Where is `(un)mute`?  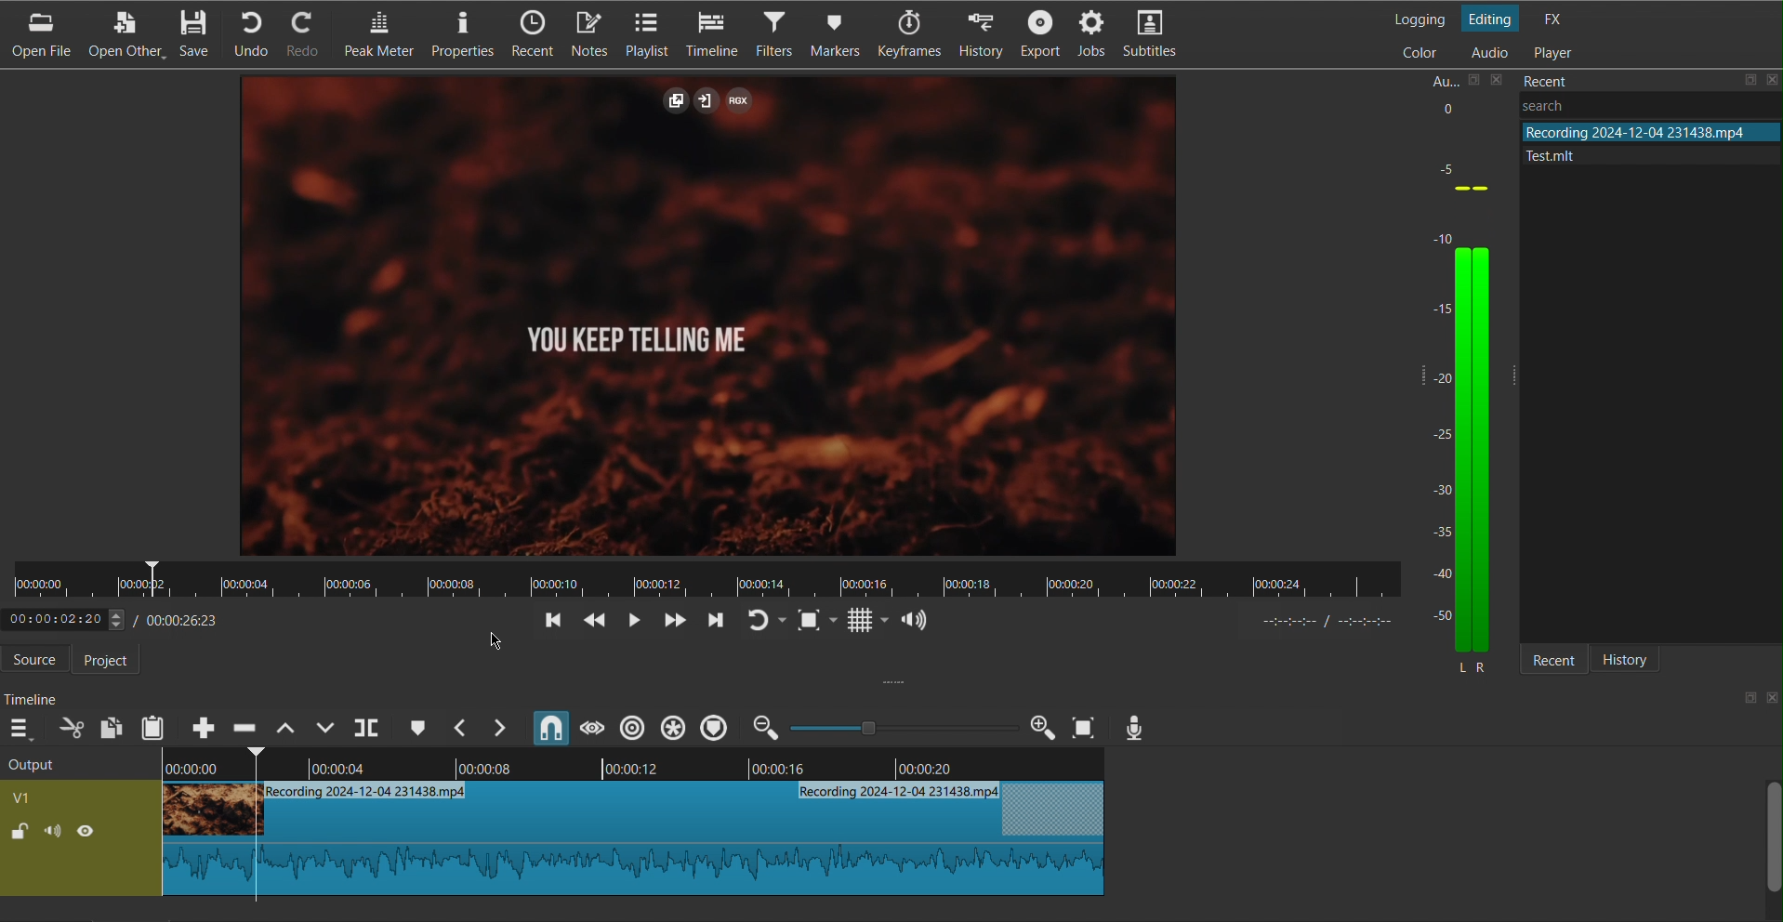
(un)mute is located at coordinates (55, 829).